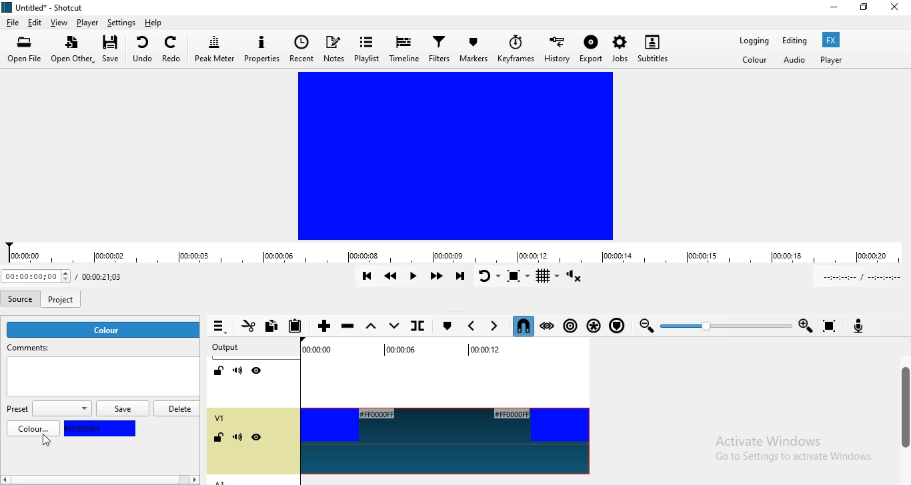  I want to click on Save, so click(115, 49).